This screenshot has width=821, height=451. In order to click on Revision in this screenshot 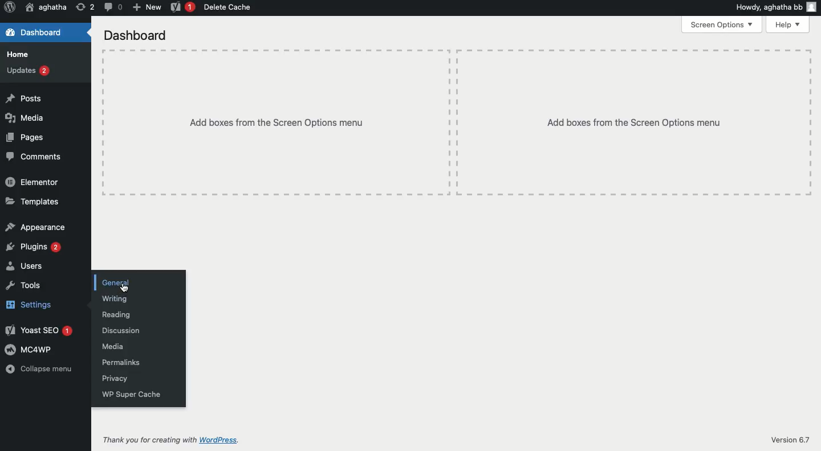, I will do `click(83, 8)`.